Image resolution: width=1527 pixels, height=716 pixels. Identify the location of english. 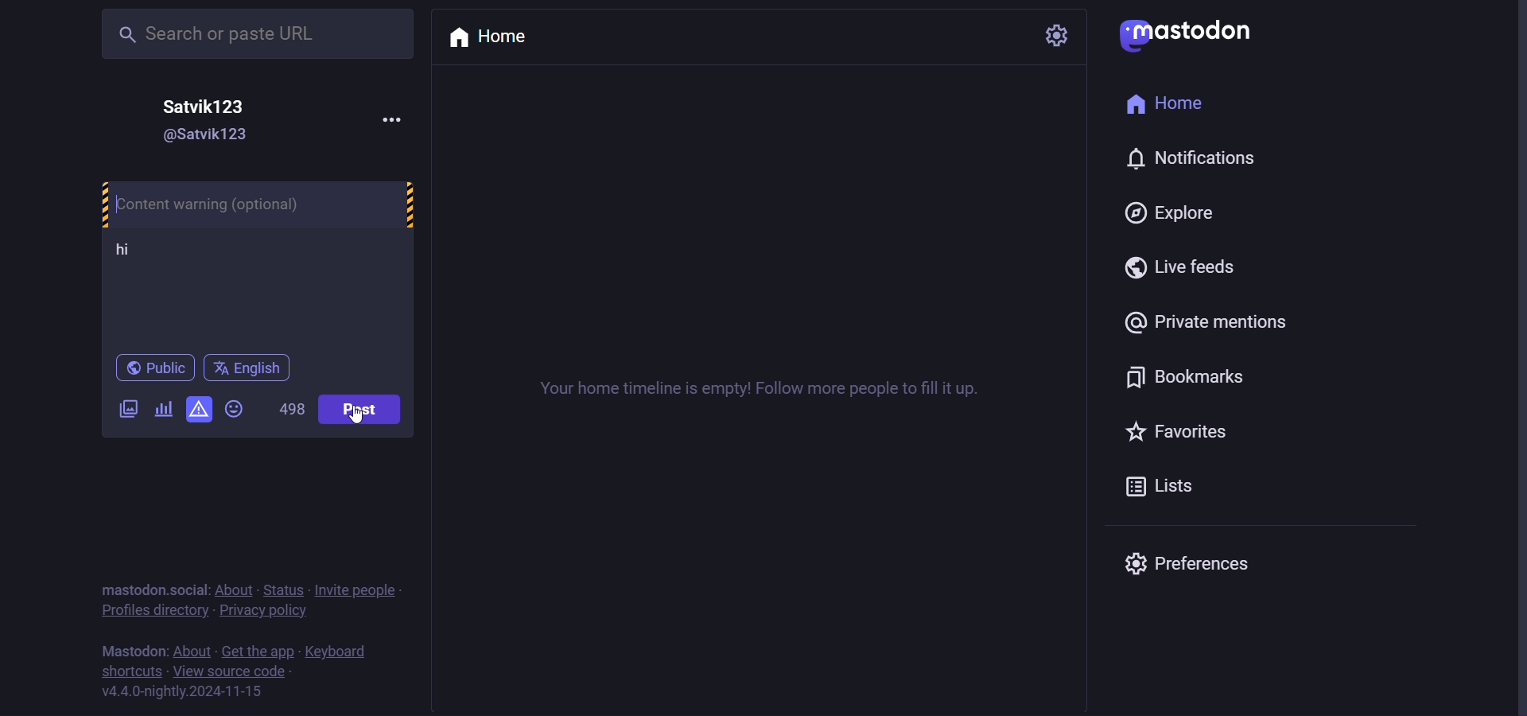
(248, 368).